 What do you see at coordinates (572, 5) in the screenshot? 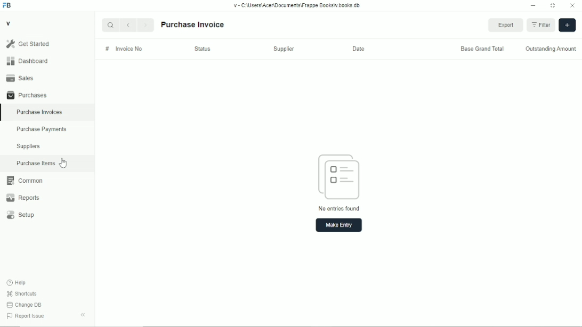
I see `Close` at bounding box center [572, 5].